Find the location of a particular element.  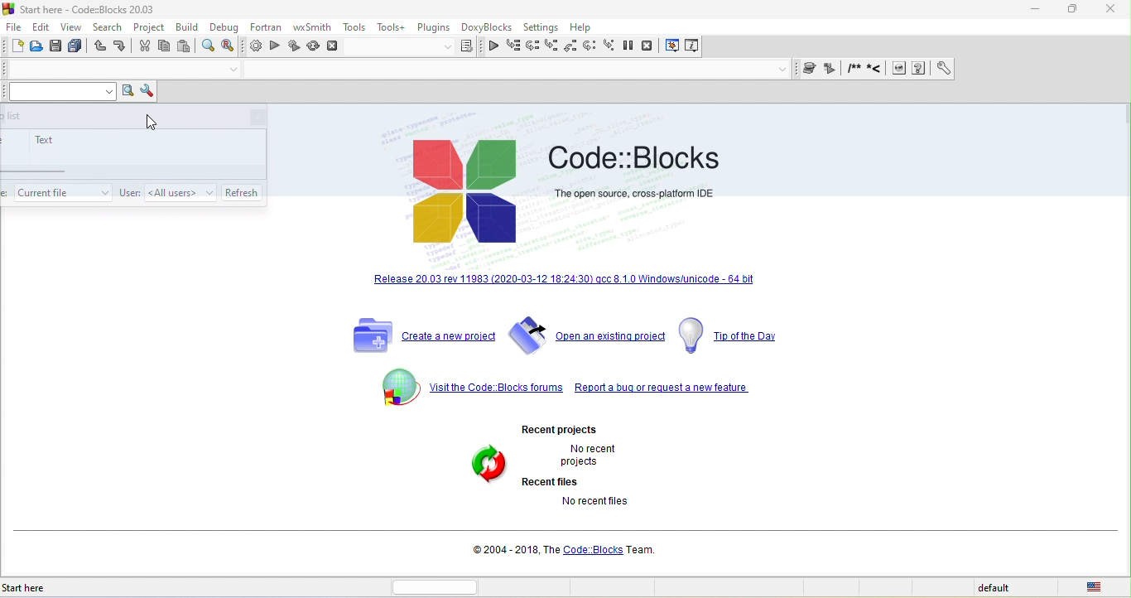

stop debugger is located at coordinates (652, 47).